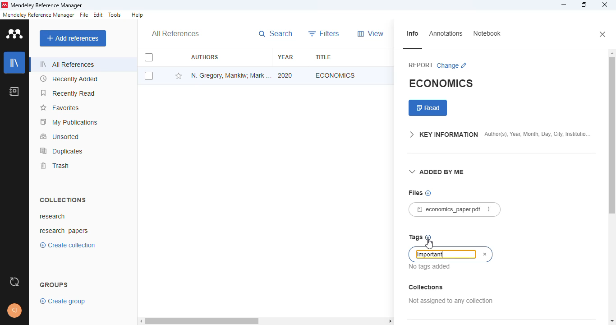 The image size is (616, 325). What do you see at coordinates (485, 255) in the screenshot?
I see `cancel` at bounding box center [485, 255].